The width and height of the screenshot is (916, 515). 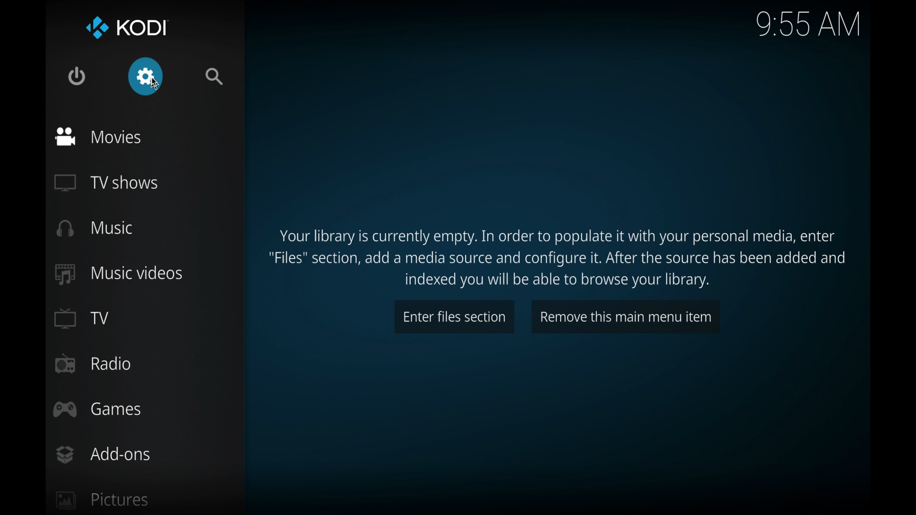 I want to click on search, so click(x=217, y=76).